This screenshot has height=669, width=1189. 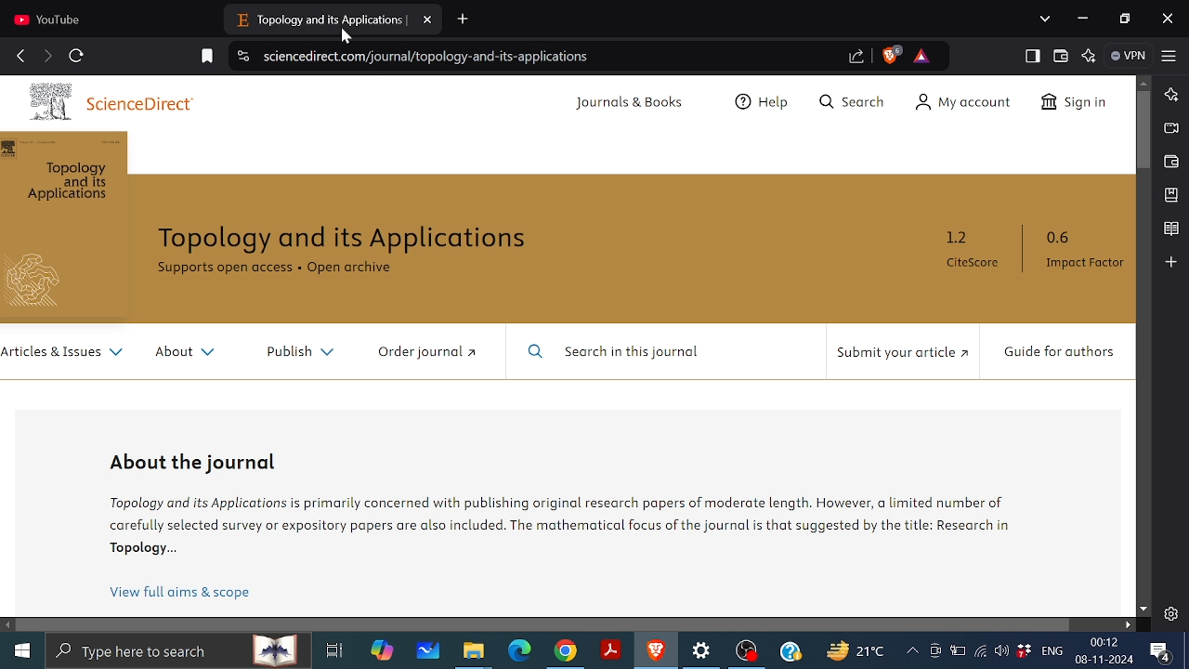 What do you see at coordinates (428, 650) in the screenshot?
I see `Whiteboard` at bounding box center [428, 650].